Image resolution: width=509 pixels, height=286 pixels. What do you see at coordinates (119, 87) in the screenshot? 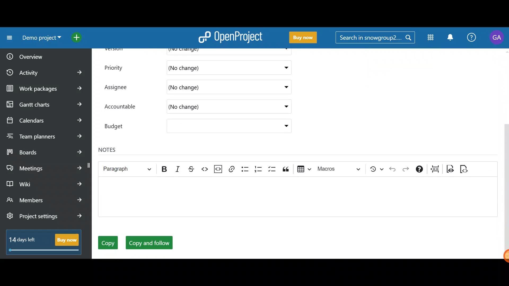
I see `Assignee` at bounding box center [119, 87].